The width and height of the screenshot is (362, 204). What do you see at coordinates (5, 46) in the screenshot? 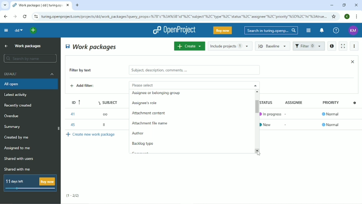
I see `Up` at bounding box center [5, 46].